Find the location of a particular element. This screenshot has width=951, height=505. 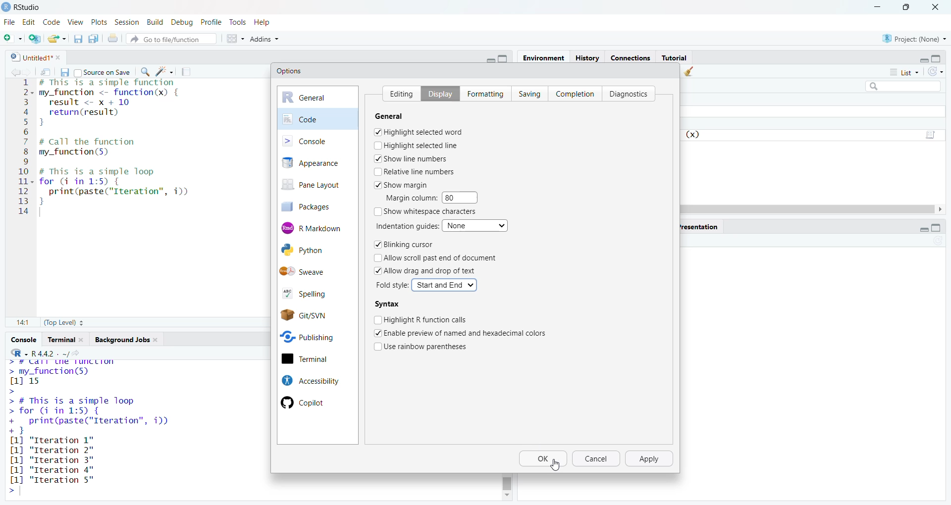

Git/SVN is located at coordinates (317, 314).